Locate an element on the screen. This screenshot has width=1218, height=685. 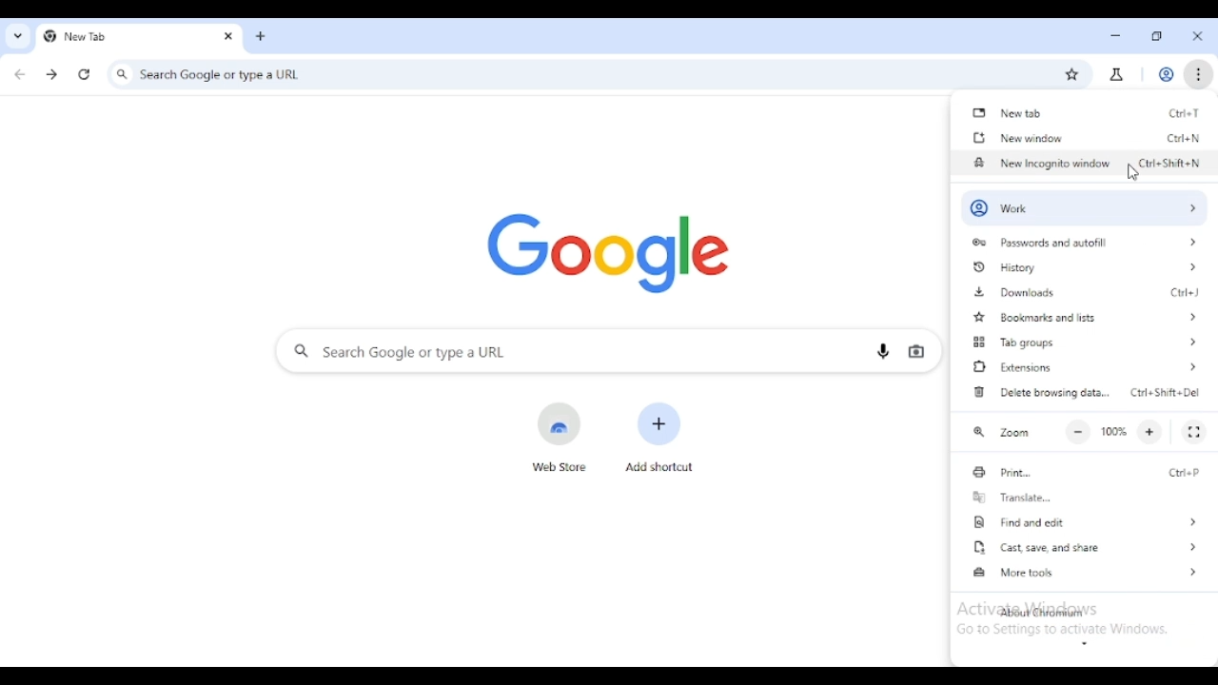
translate is located at coordinates (1010, 496).